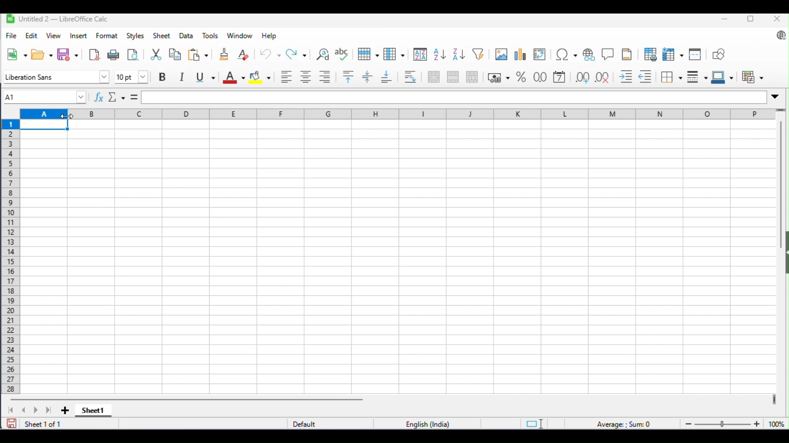 The width and height of the screenshot is (789, 443). Describe the element at coordinates (628, 54) in the screenshot. I see `header and footer` at that location.